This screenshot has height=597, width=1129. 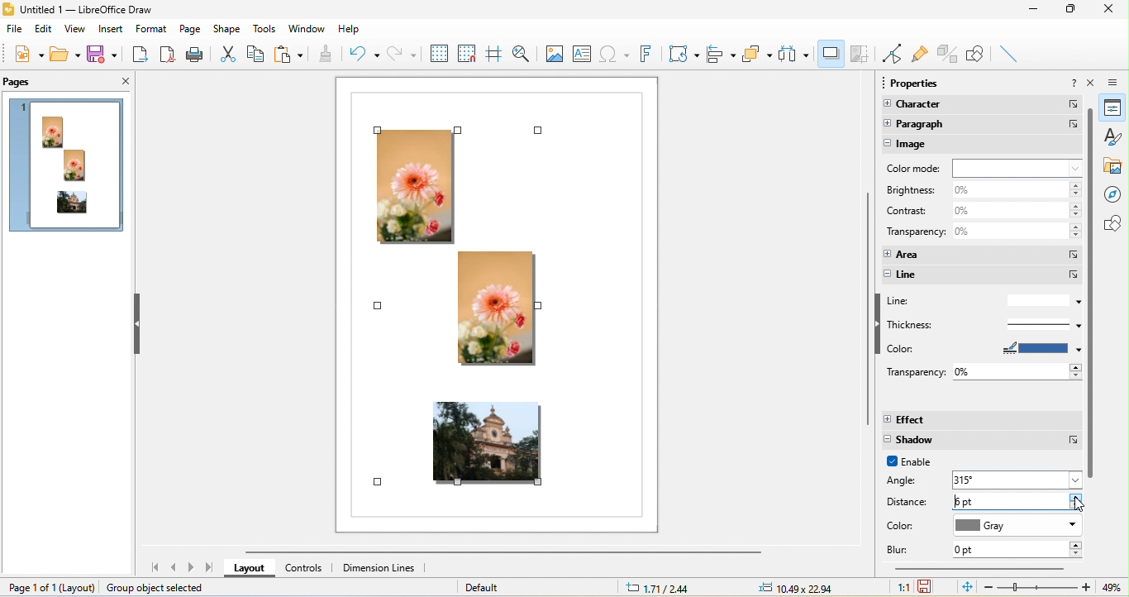 What do you see at coordinates (350, 28) in the screenshot?
I see `help` at bounding box center [350, 28].